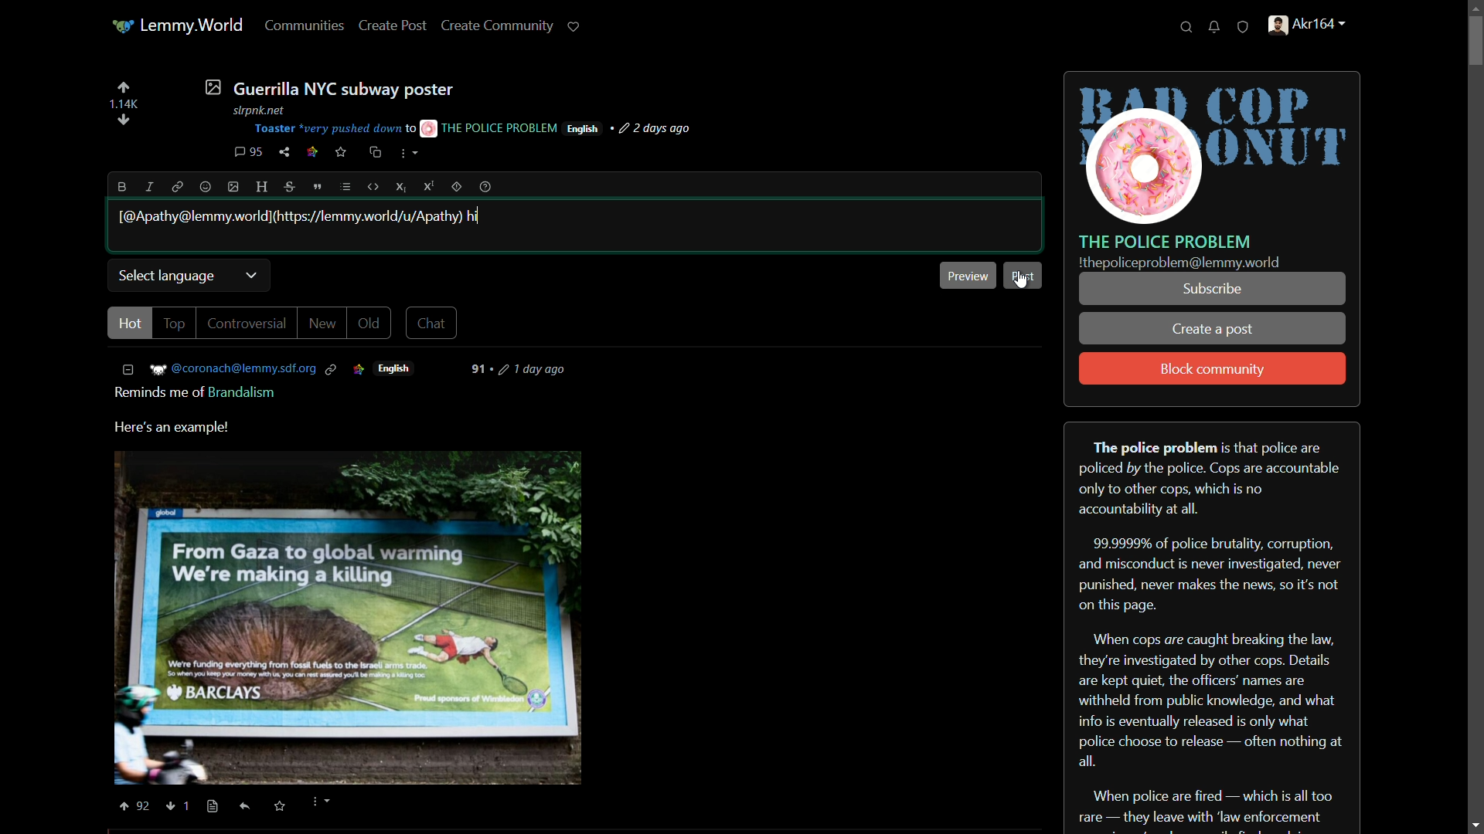  What do you see at coordinates (481, 215) in the screenshot?
I see `text cursor` at bounding box center [481, 215].